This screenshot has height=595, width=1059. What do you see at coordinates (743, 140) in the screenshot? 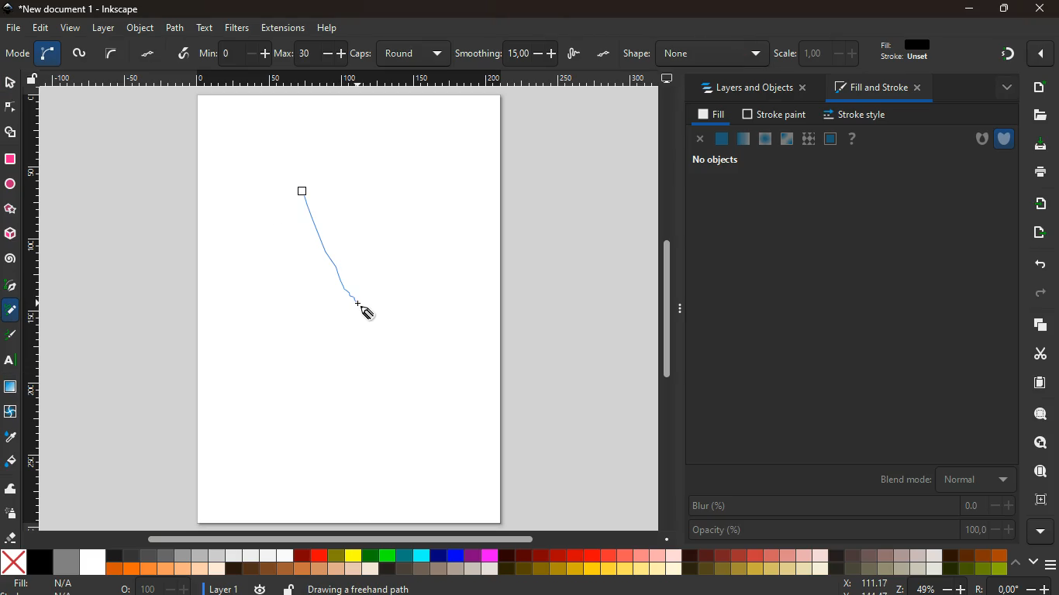
I see `glass` at bounding box center [743, 140].